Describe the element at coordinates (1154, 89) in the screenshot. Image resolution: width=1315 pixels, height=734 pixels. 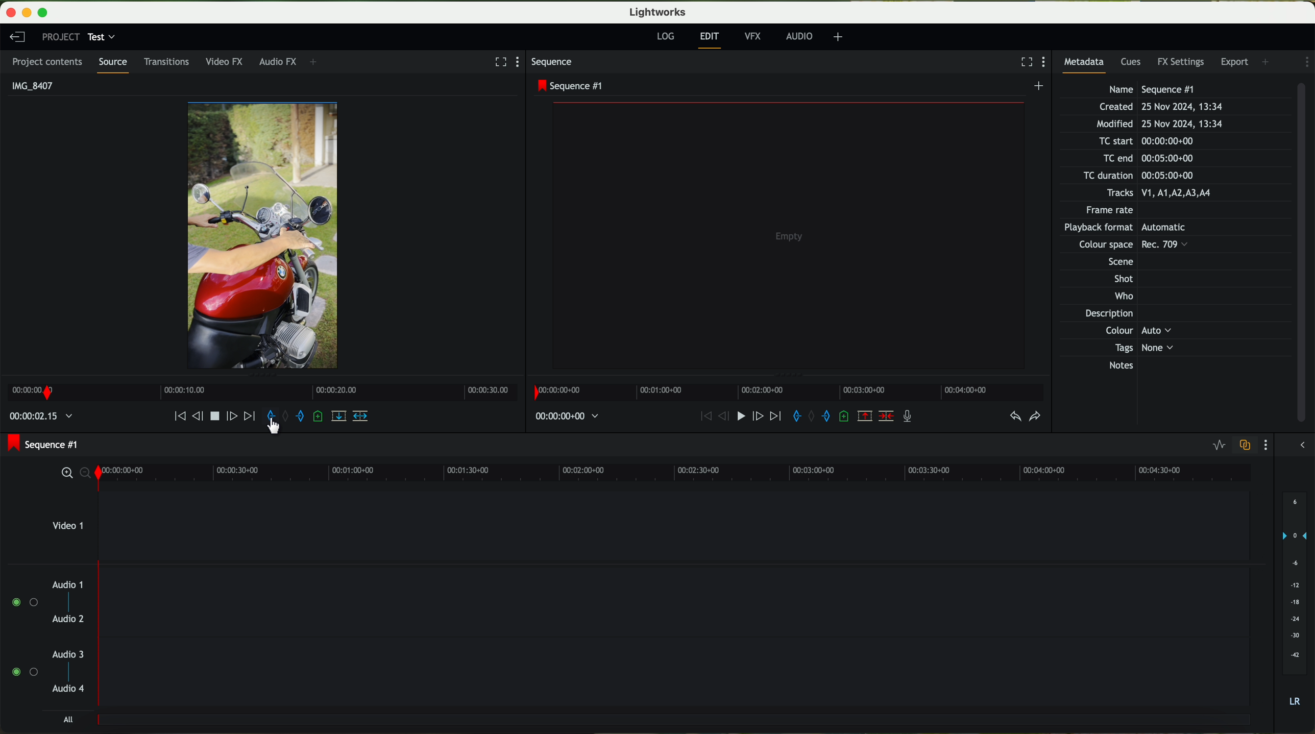
I see `Name` at that location.